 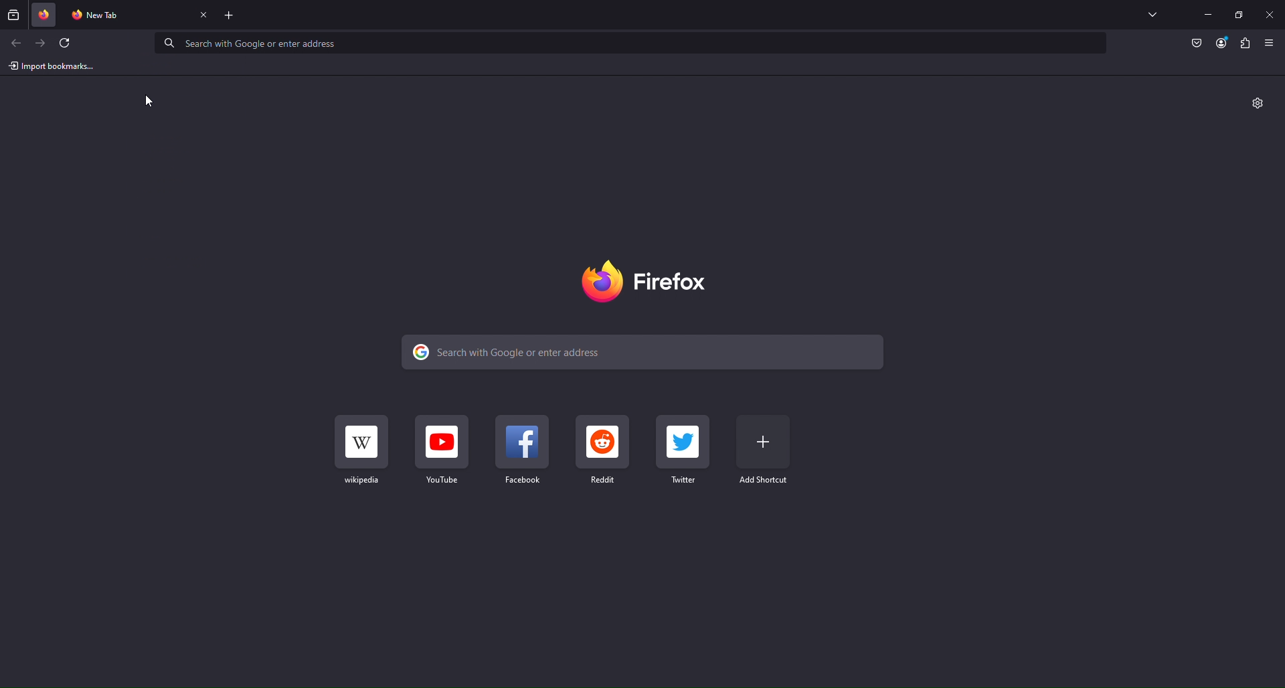 I want to click on Plugin, so click(x=1247, y=44).